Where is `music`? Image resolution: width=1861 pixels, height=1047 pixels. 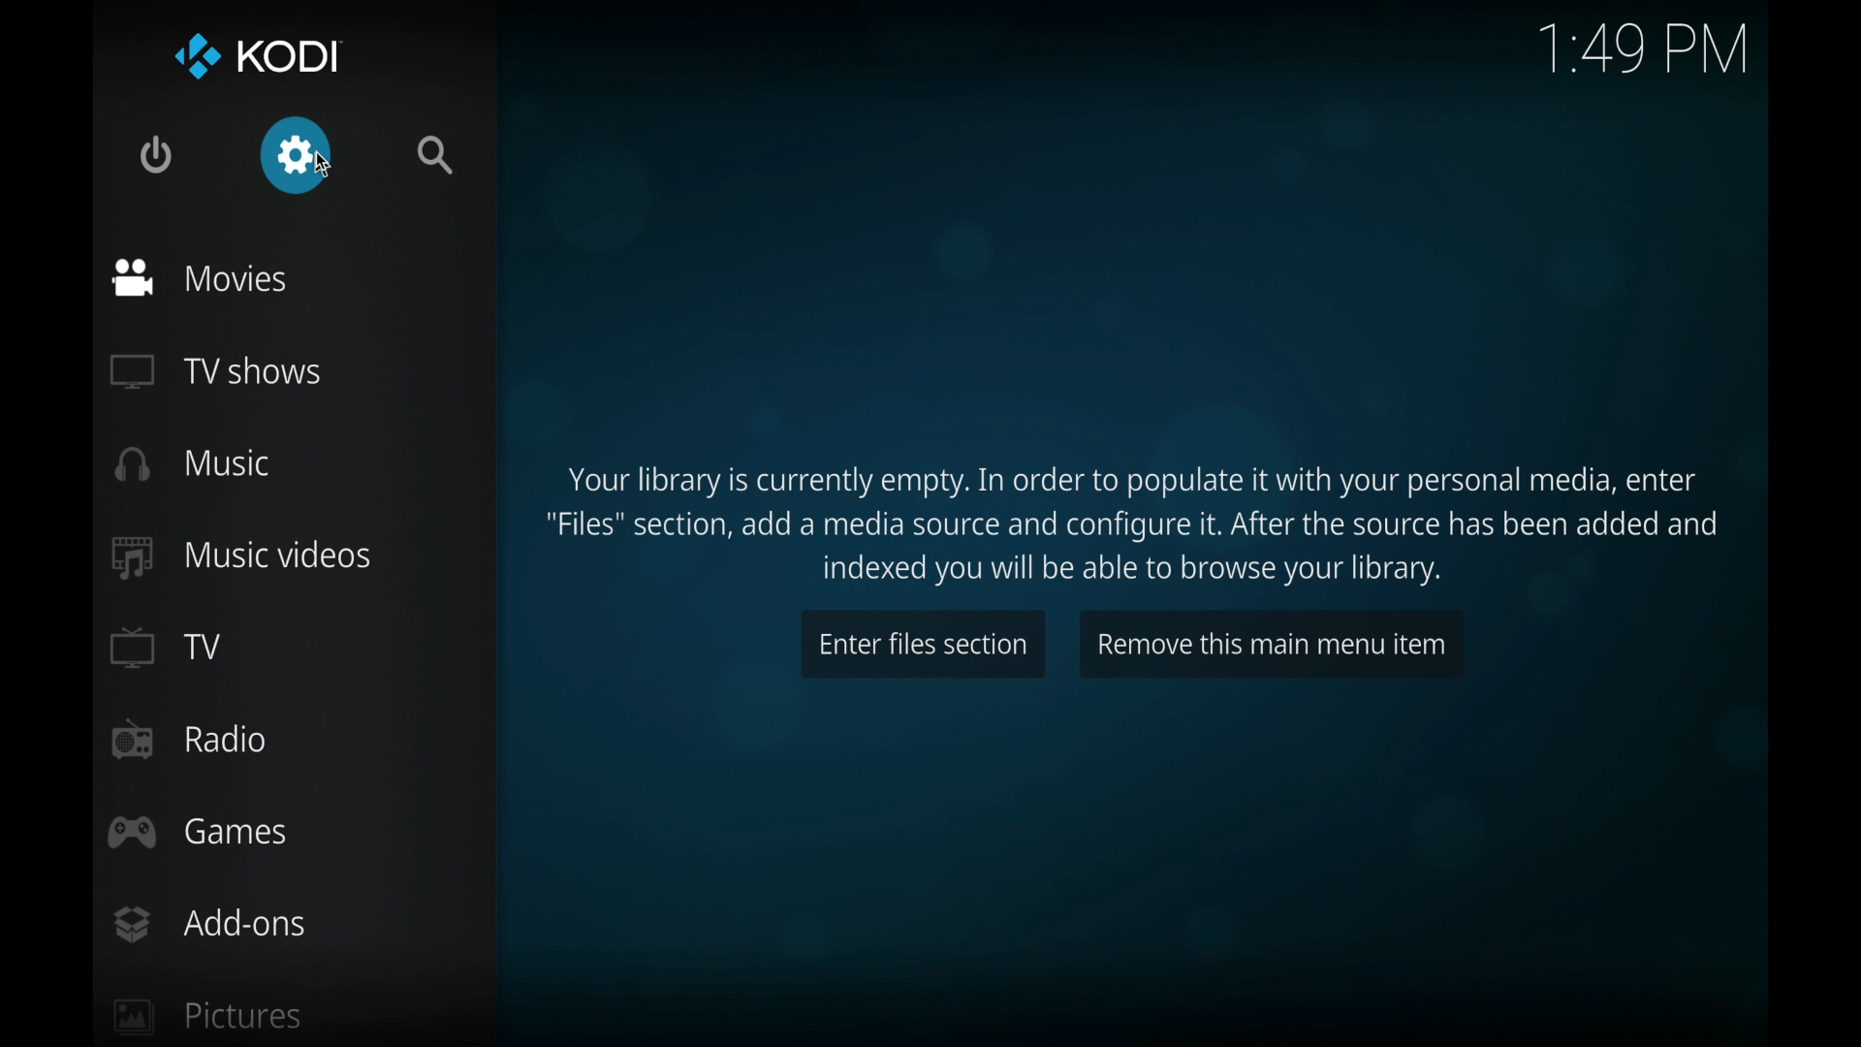 music is located at coordinates (194, 463).